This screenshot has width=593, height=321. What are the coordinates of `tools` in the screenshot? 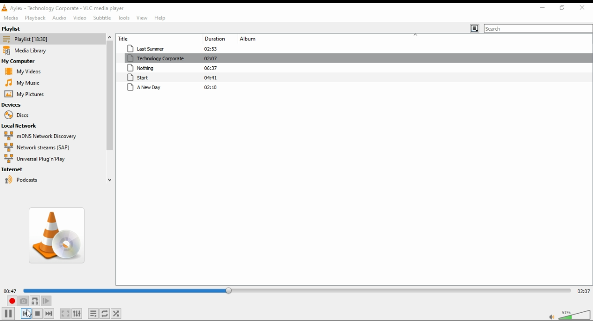 It's located at (124, 17).